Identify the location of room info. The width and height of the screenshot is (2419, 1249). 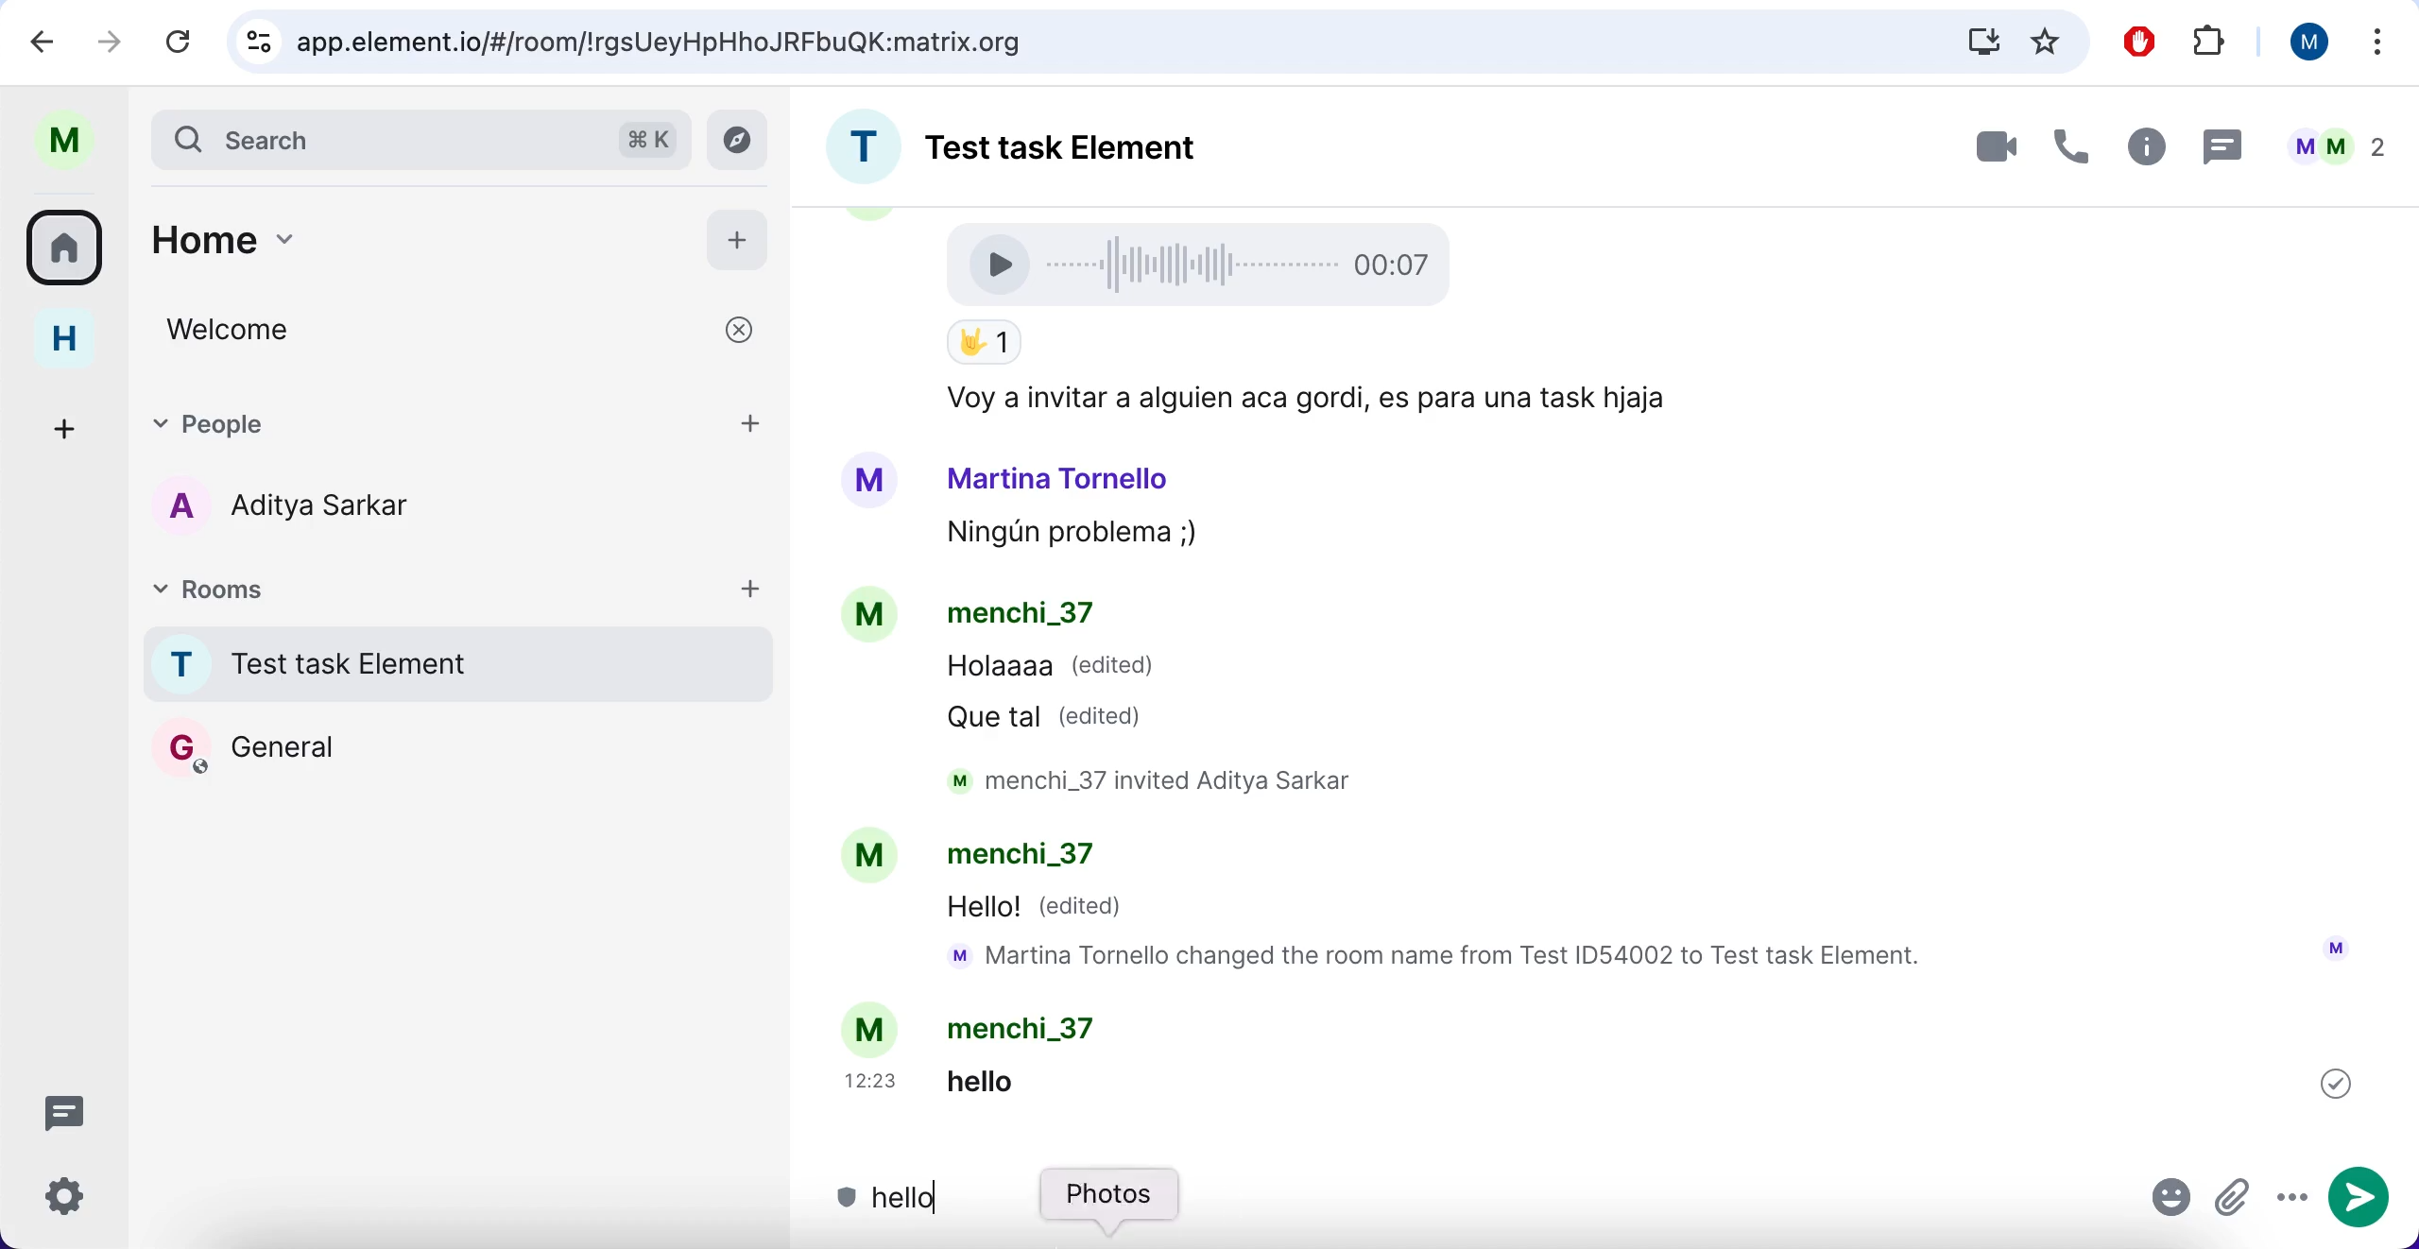
(2142, 150).